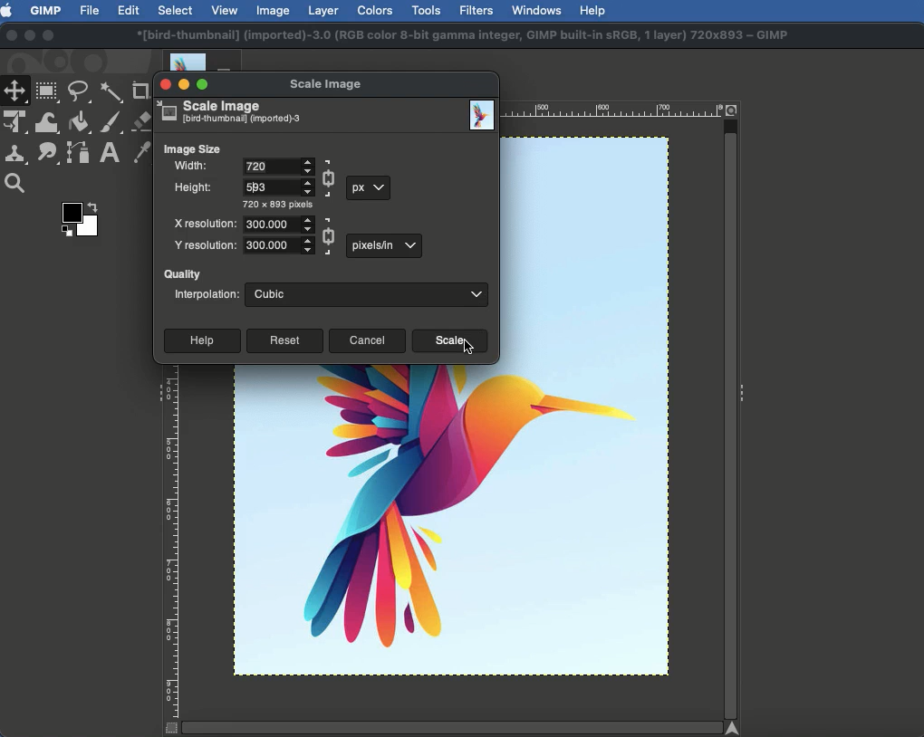 The height and width of the screenshot is (737, 924). What do you see at coordinates (166, 84) in the screenshot?
I see `Close` at bounding box center [166, 84].